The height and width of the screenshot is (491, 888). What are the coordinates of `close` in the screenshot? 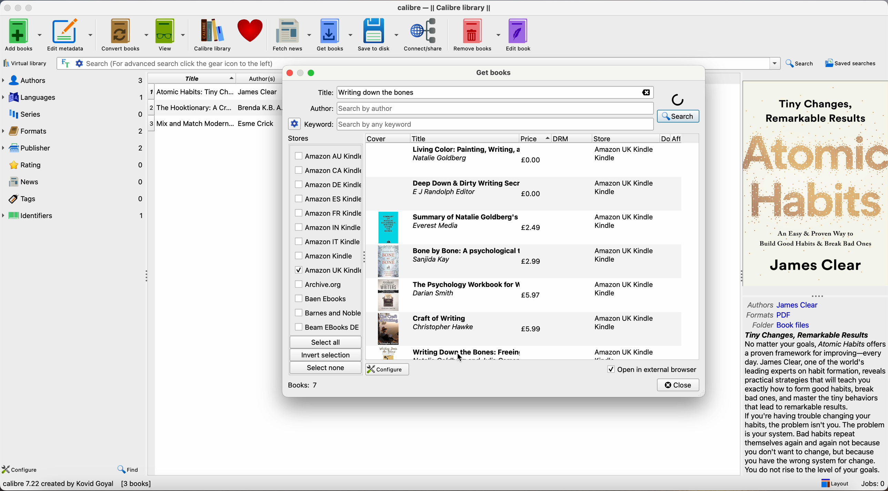 It's located at (679, 385).